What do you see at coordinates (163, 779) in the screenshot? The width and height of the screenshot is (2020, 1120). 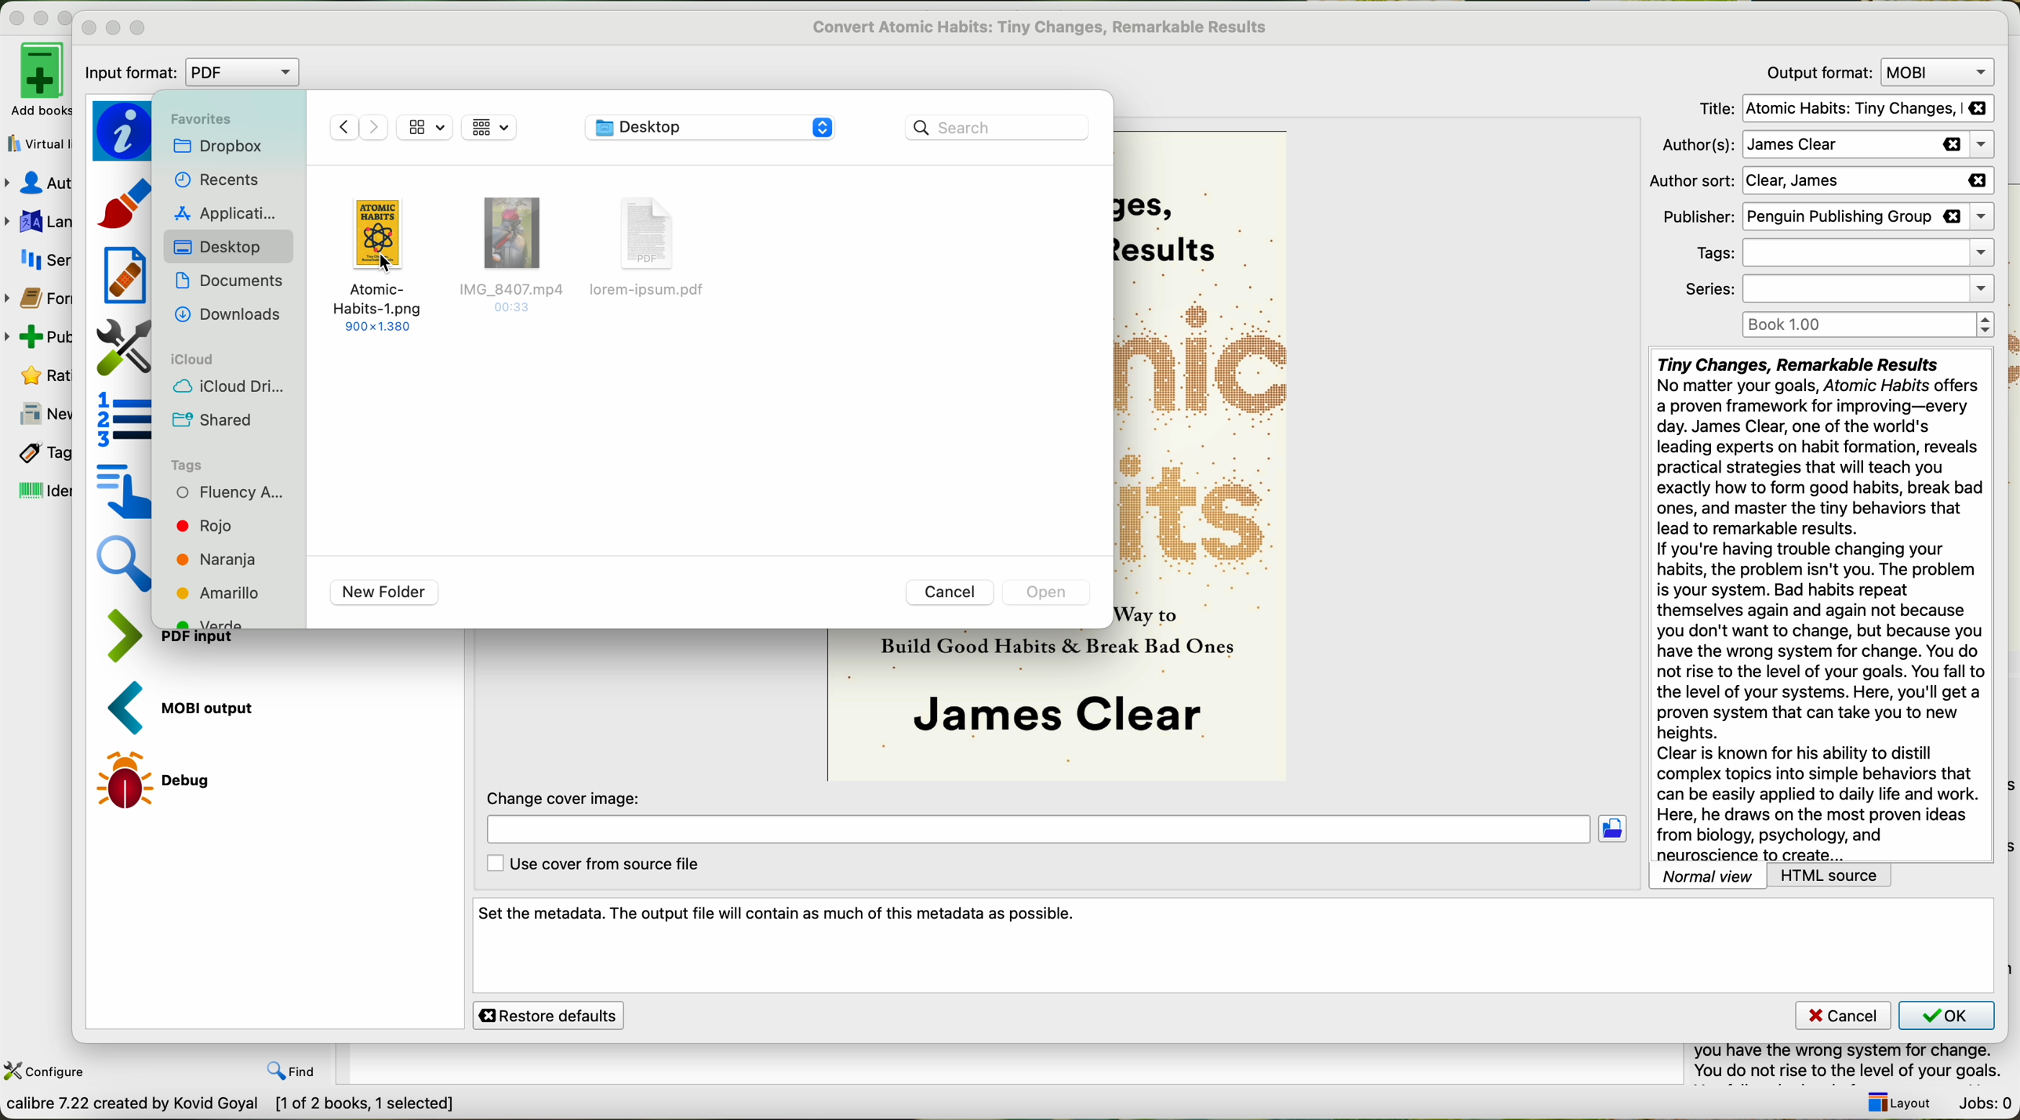 I see `debug` at bounding box center [163, 779].